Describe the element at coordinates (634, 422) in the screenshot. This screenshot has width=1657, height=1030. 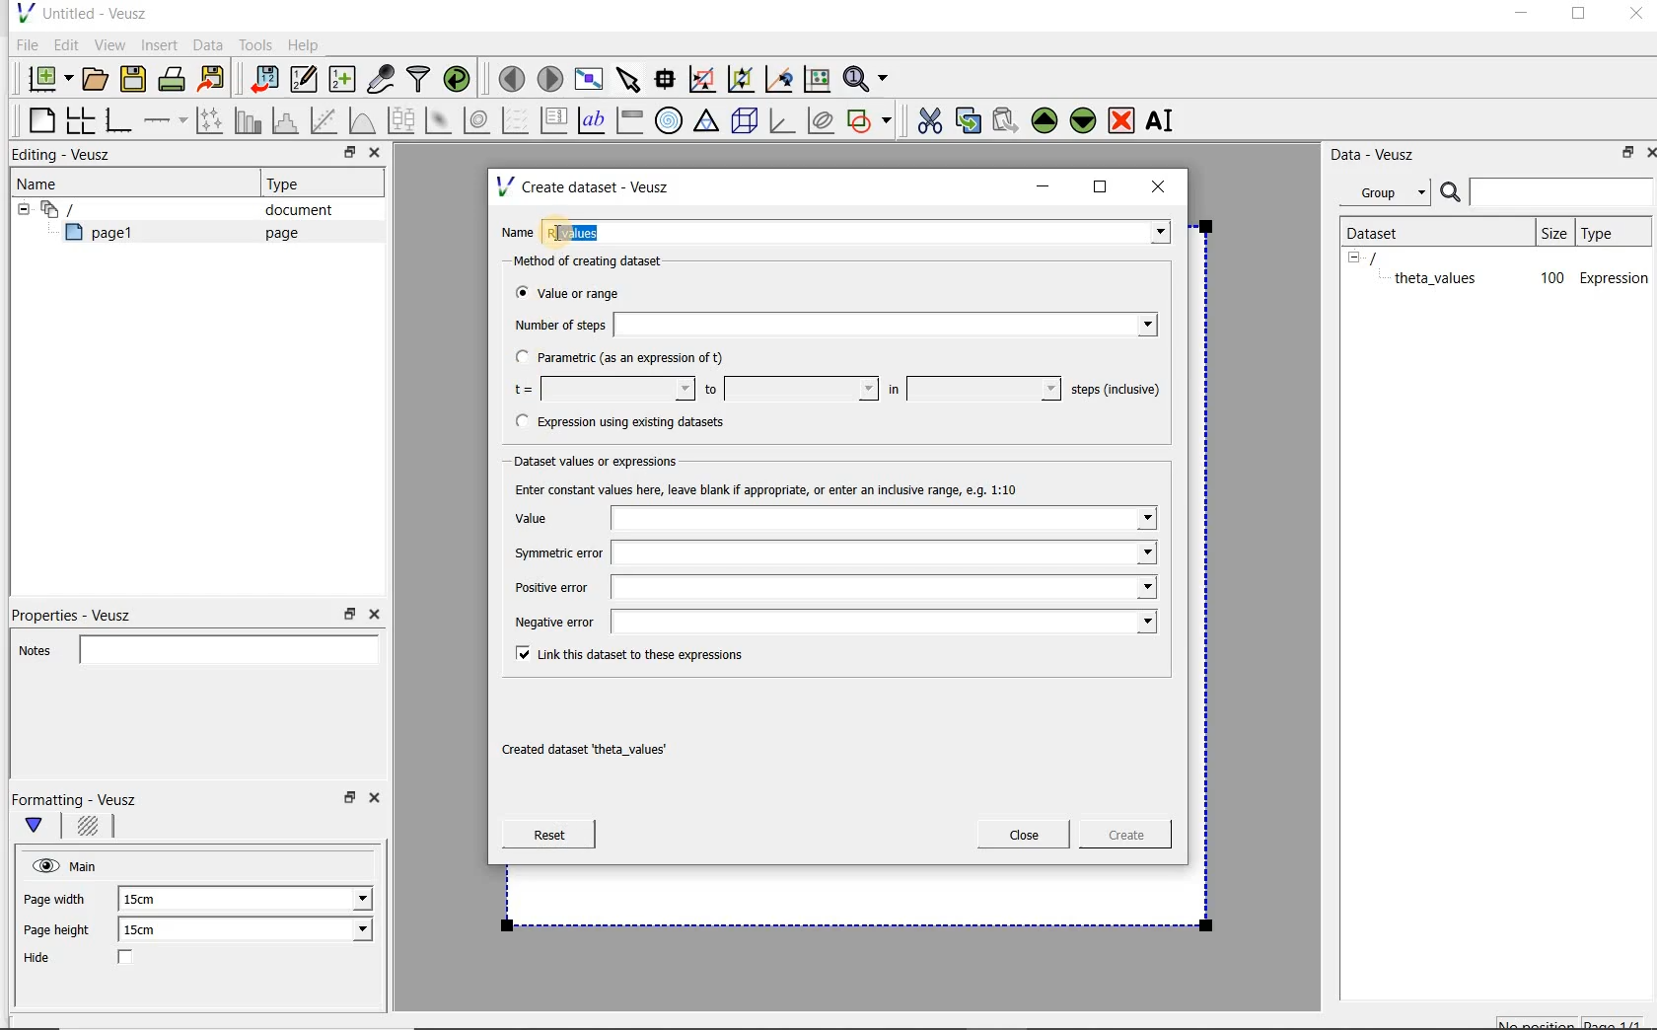
I see `(® Expression using existing datasets` at that location.